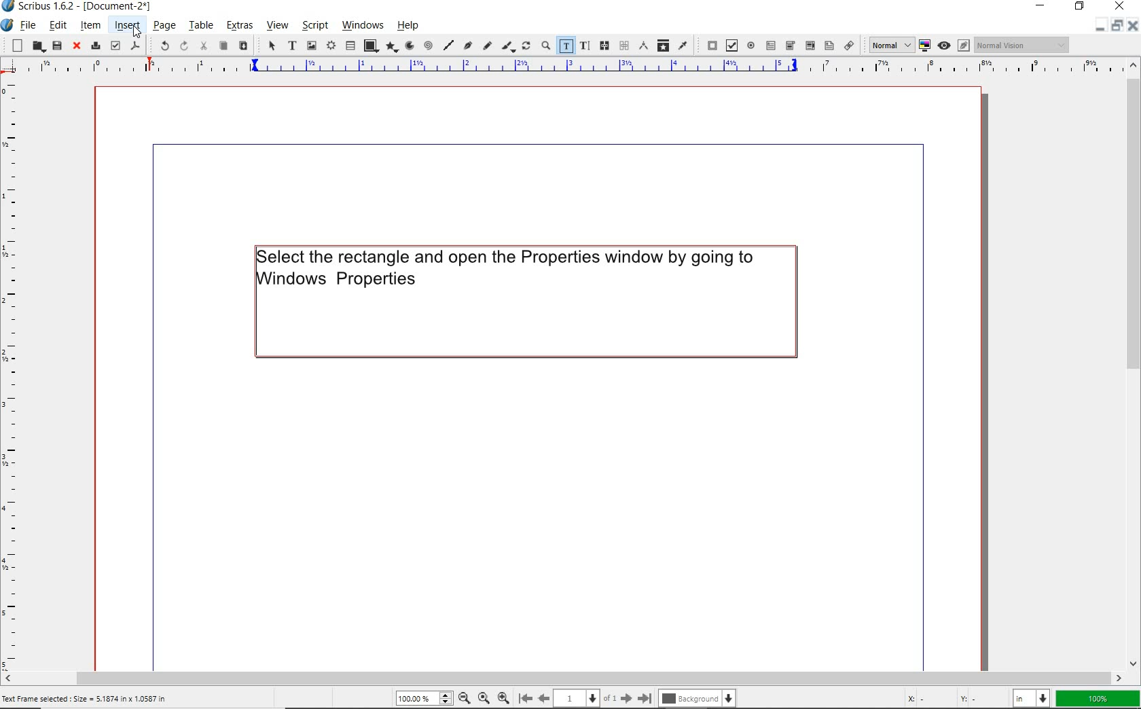 This screenshot has width=1141, height=709. I want to click on zoom out, so click(464, 697).